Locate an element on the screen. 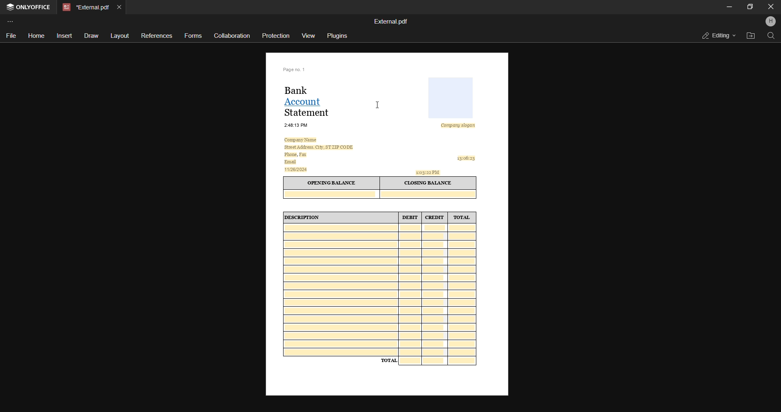 The image size is (781, 412). file is located at coordinates (11, 35).